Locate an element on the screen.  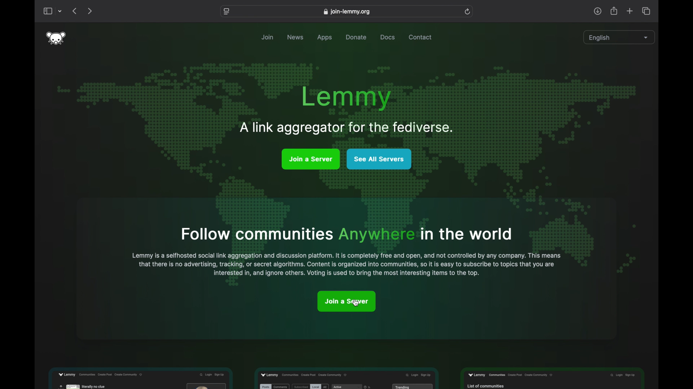
docs is located at coordinates (387, 37).